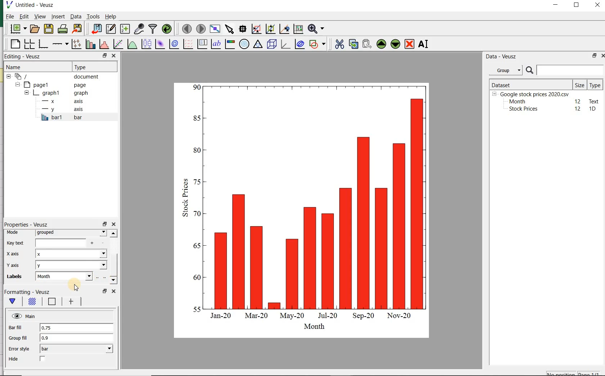 Image resolution: width=605 pixels, height=376 pixels. Describe the element at coordinates (112, 17) in the screenshot. I see `Help` at that location.